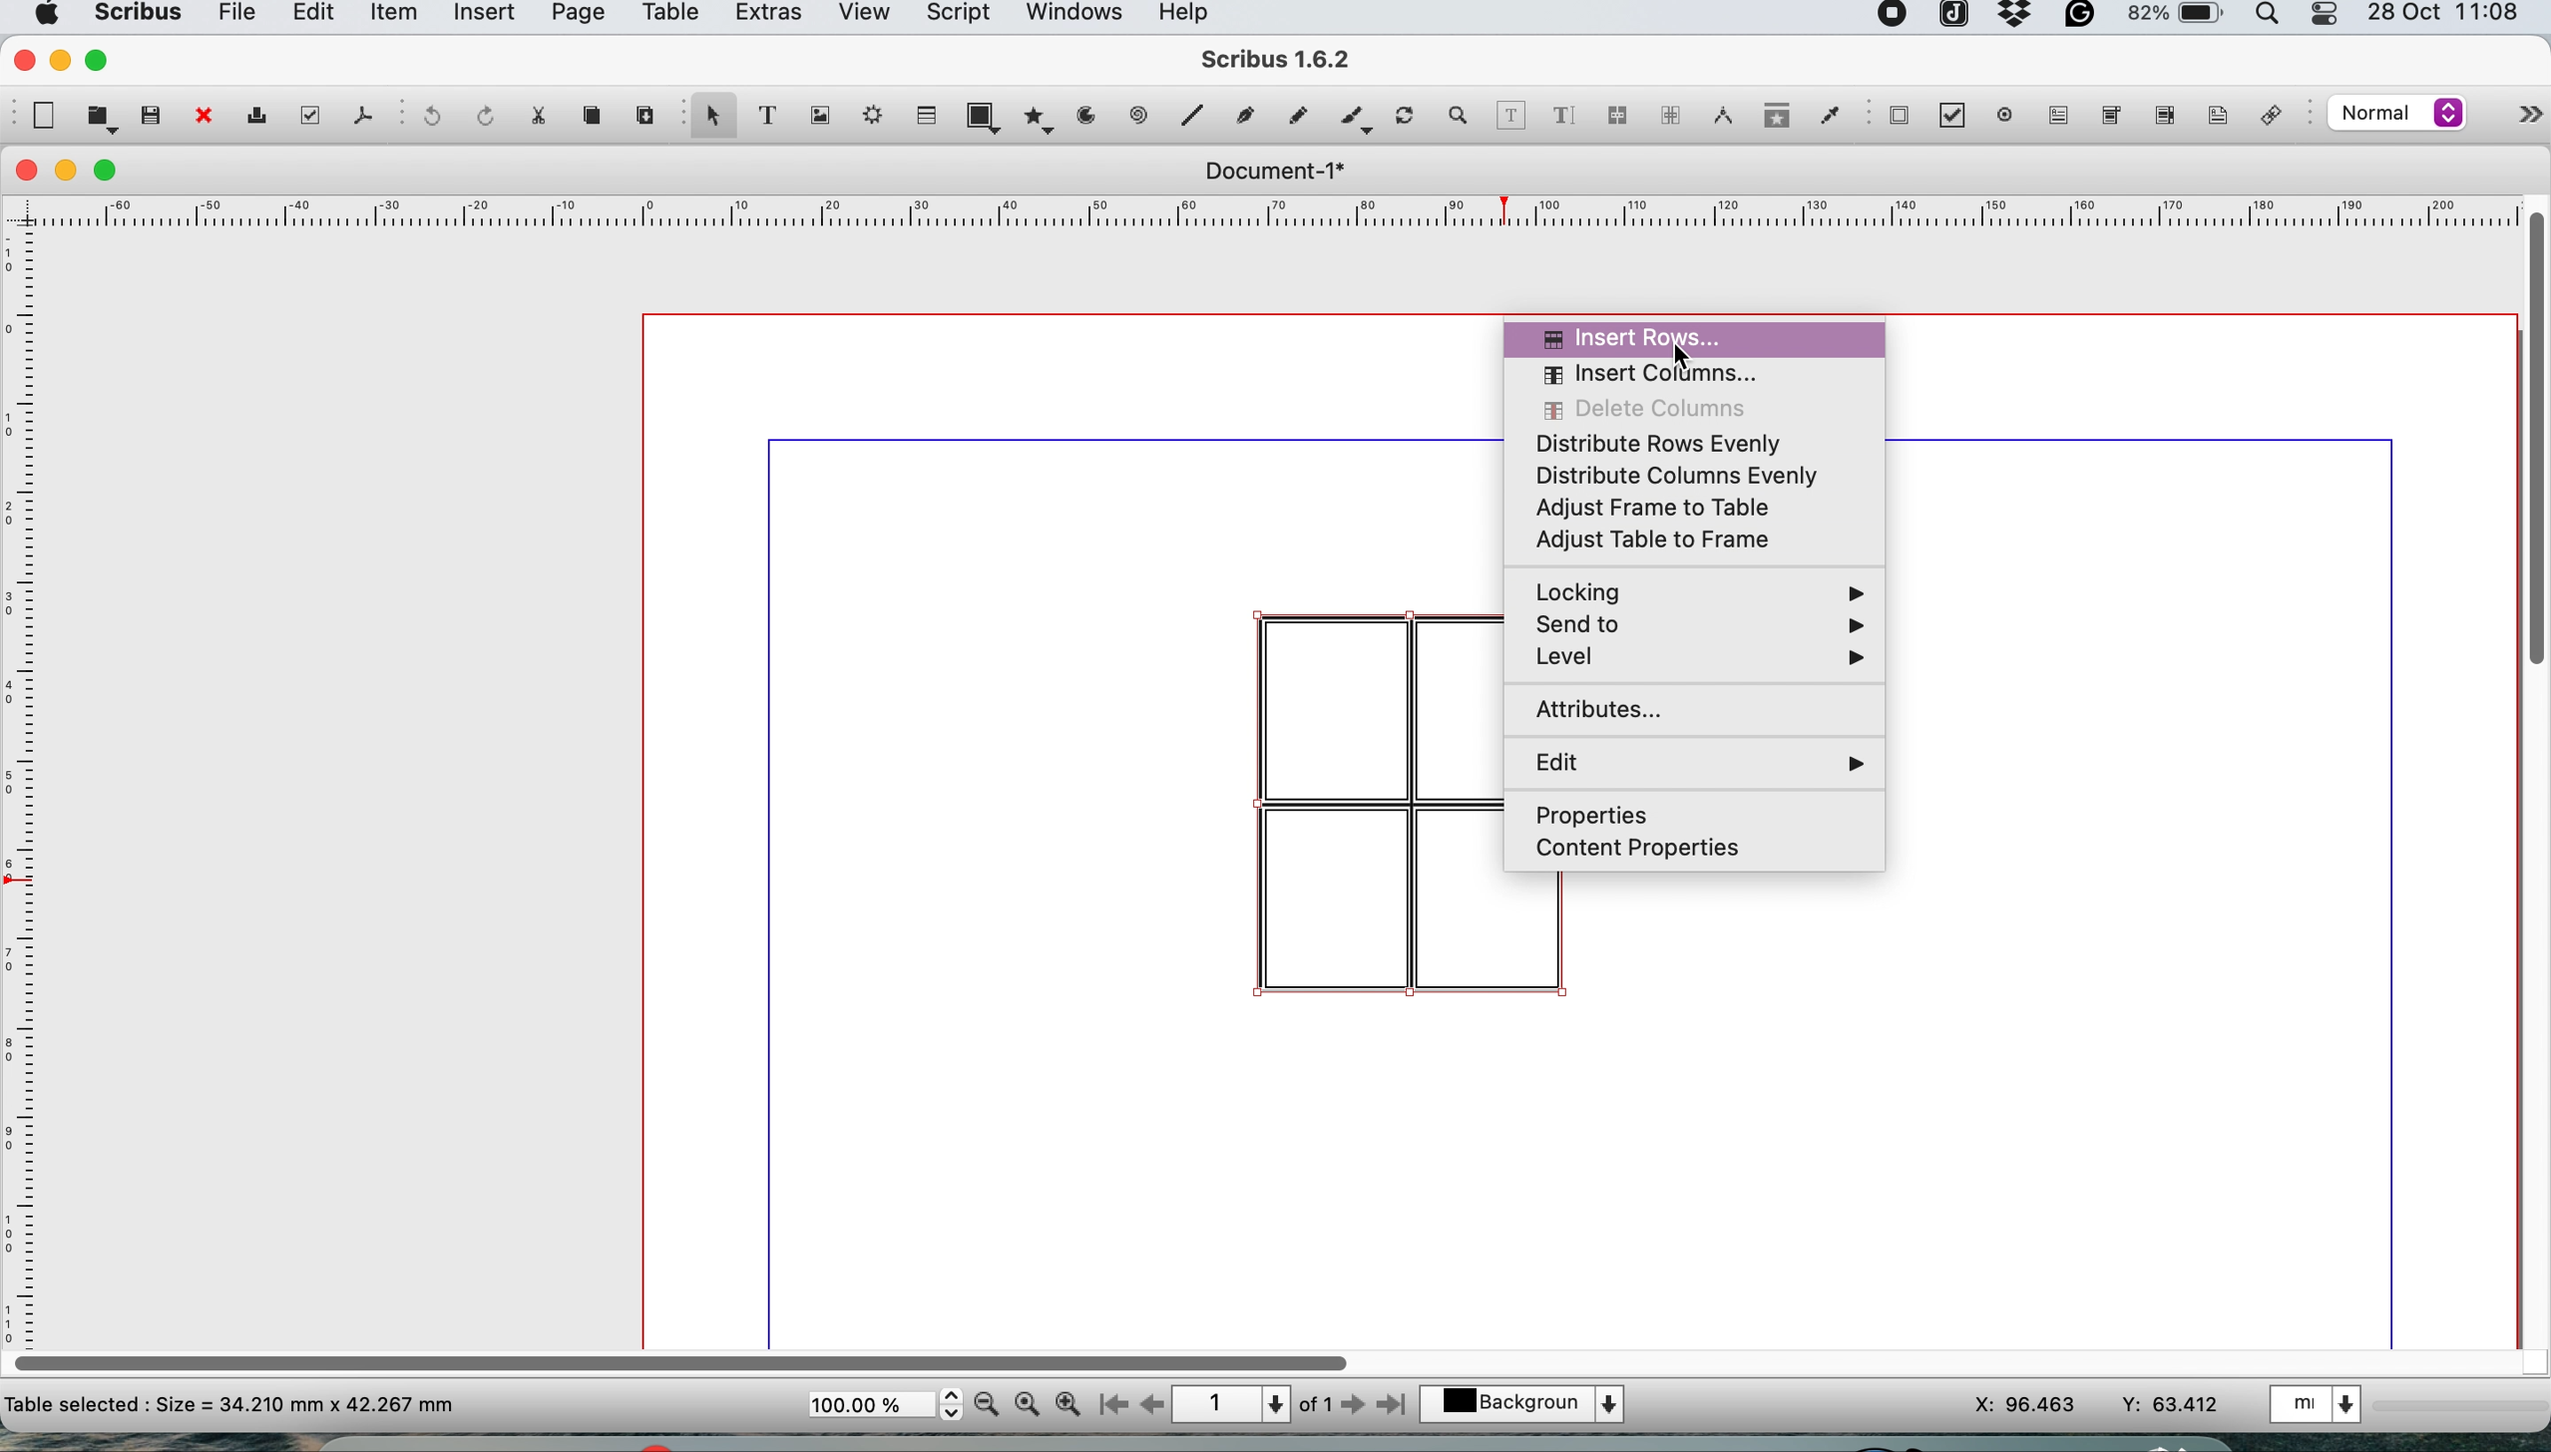 The image size is (2551, 1452). Describe the element at coordinates (1829, 119) in the screenshot. I see `eyedropper` at that location.